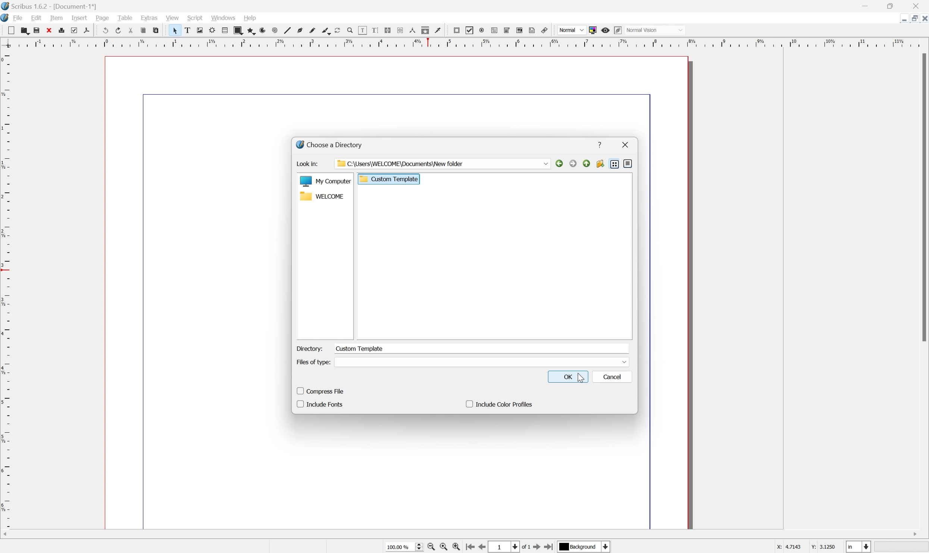 This screenshot has width=929, height=553. I want to click on Link text frames, so click(389, 31).